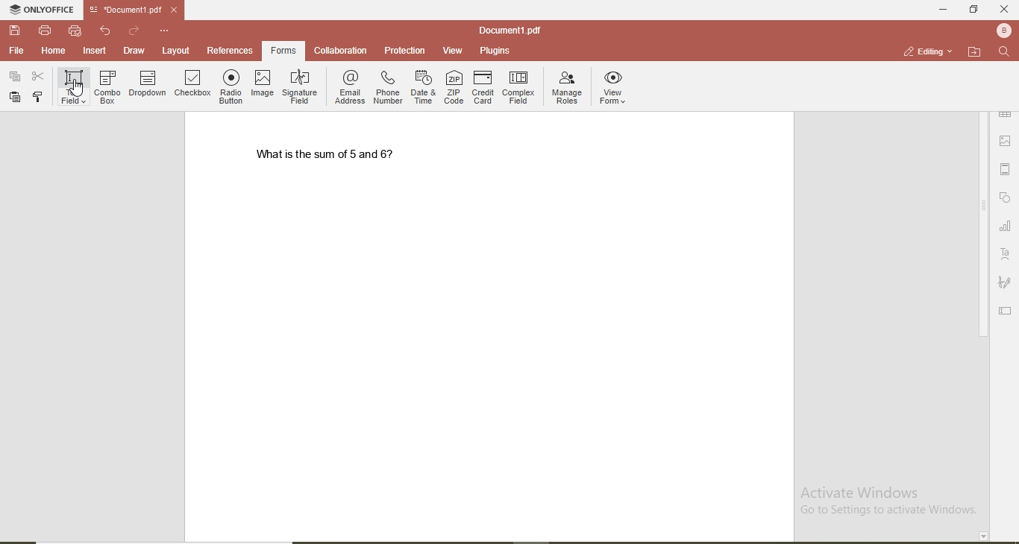 The height and width of the screenshot is (544, 1019). What do you see at coordinates (342, 50) in the screenshot?
I see `collaboration` at bounding box center [342, 50].